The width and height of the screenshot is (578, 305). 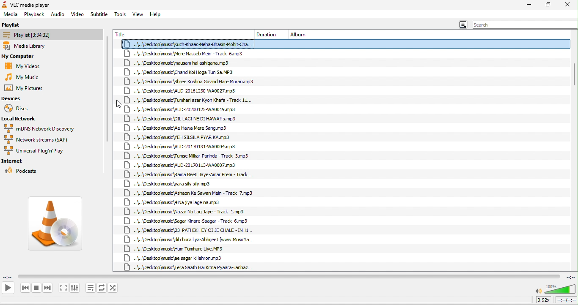 What do you see at coordinates (574, 74) in the screenshot?
I see `vertical scroll bar` at bounding box center [574, 74].